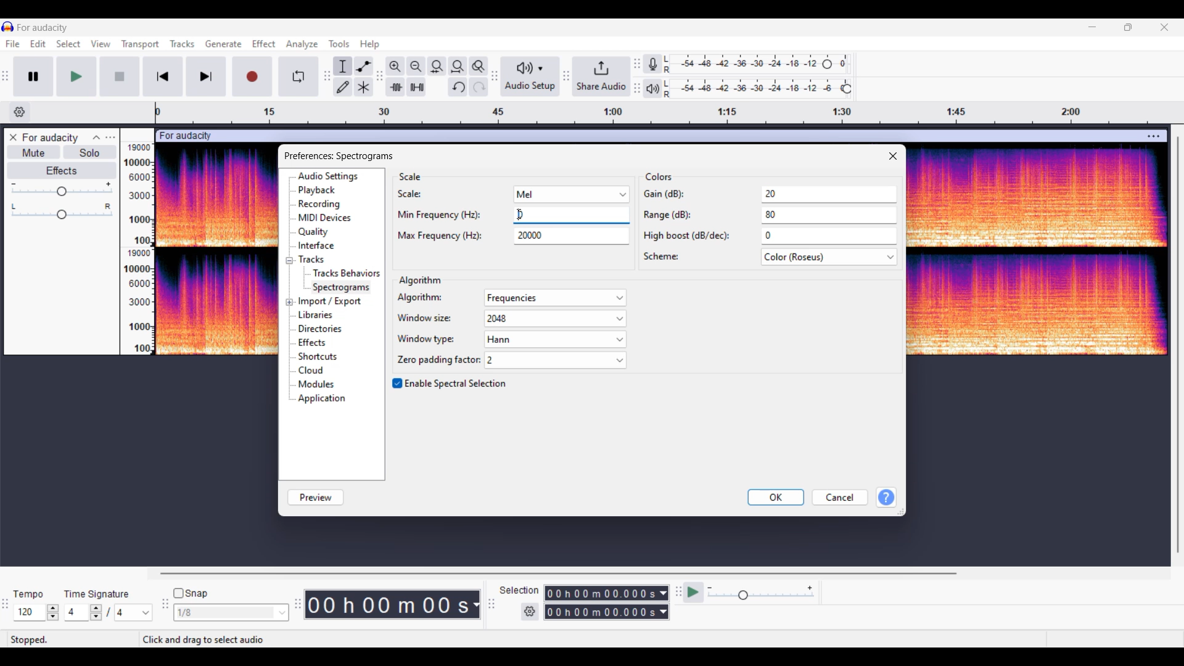 This screenshot has height=666, width=1184. What do you see at coordinates (458, 67) in the screenshot?
I see `Fit projection to width` at bounding box center [458, 67].